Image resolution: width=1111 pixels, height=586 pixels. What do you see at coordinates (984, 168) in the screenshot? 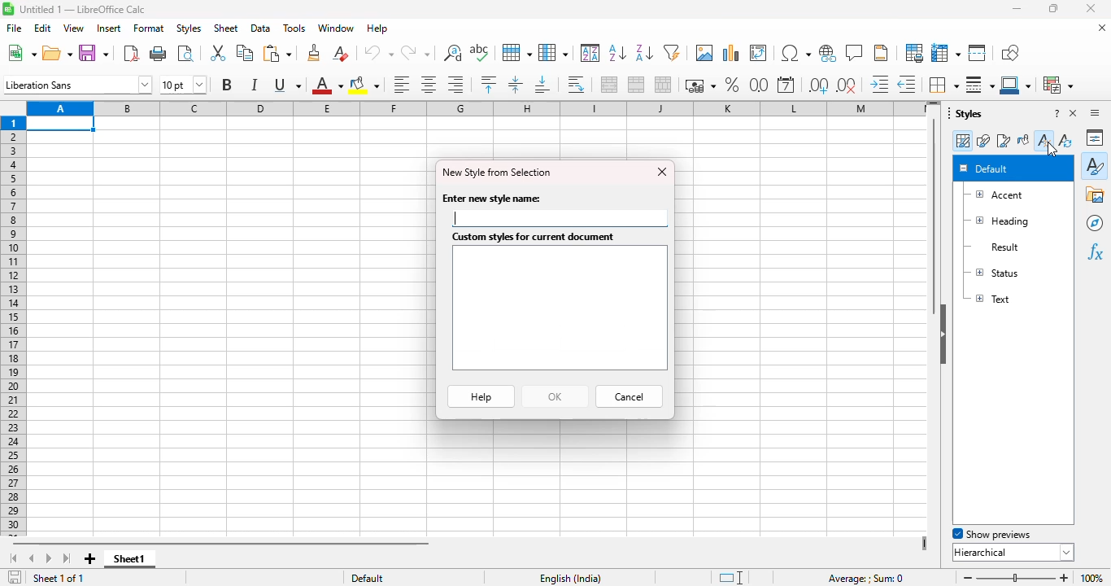
I see `default` at bounding box center [984, 168].